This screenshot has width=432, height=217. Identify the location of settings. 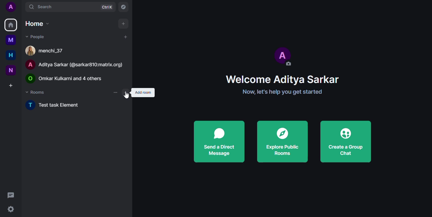
(12, 209).